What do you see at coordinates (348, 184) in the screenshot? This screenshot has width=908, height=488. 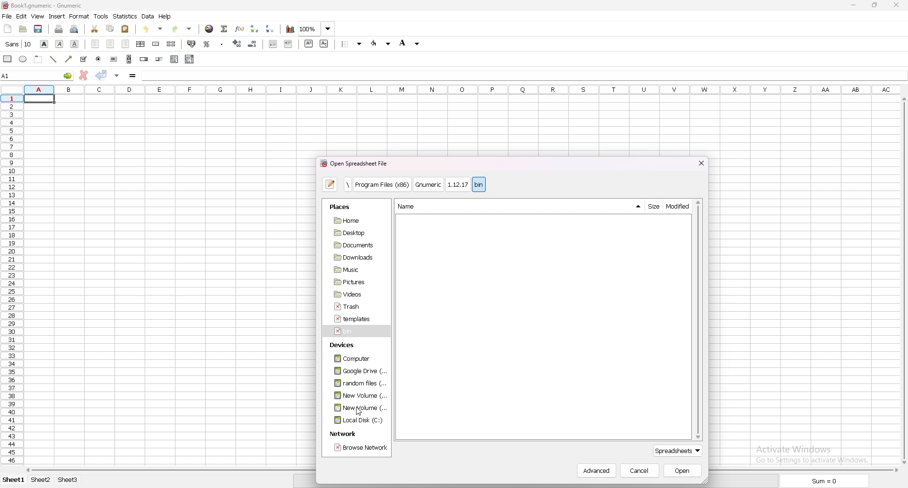 I see `location` at bounding box center [348, 184].